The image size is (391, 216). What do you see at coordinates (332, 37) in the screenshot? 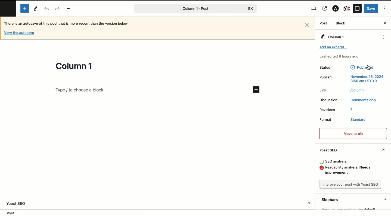
I see `Column` at bounding box center [332, 37].